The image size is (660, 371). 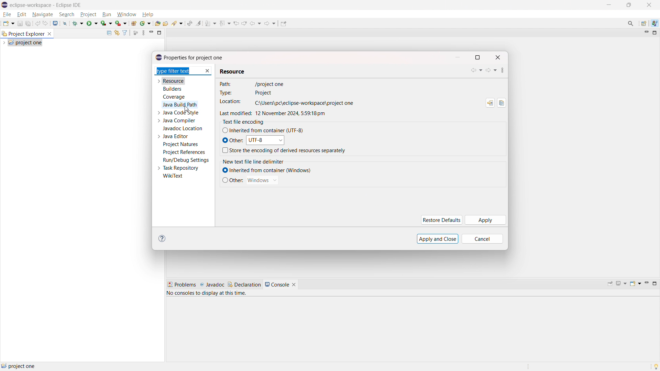 I want to click on minimize, so click(x=646, y=284).